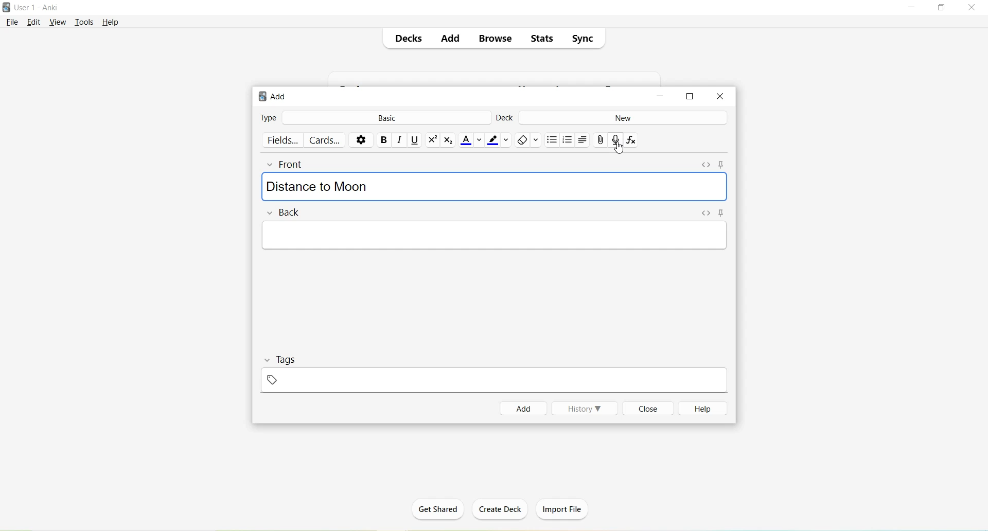 This screenshot has width=988, height=531. What do you see at coordinates (706, 165) in the screenshot?
I see `Toggle HTML Editor` at bounding box center [706, 165].